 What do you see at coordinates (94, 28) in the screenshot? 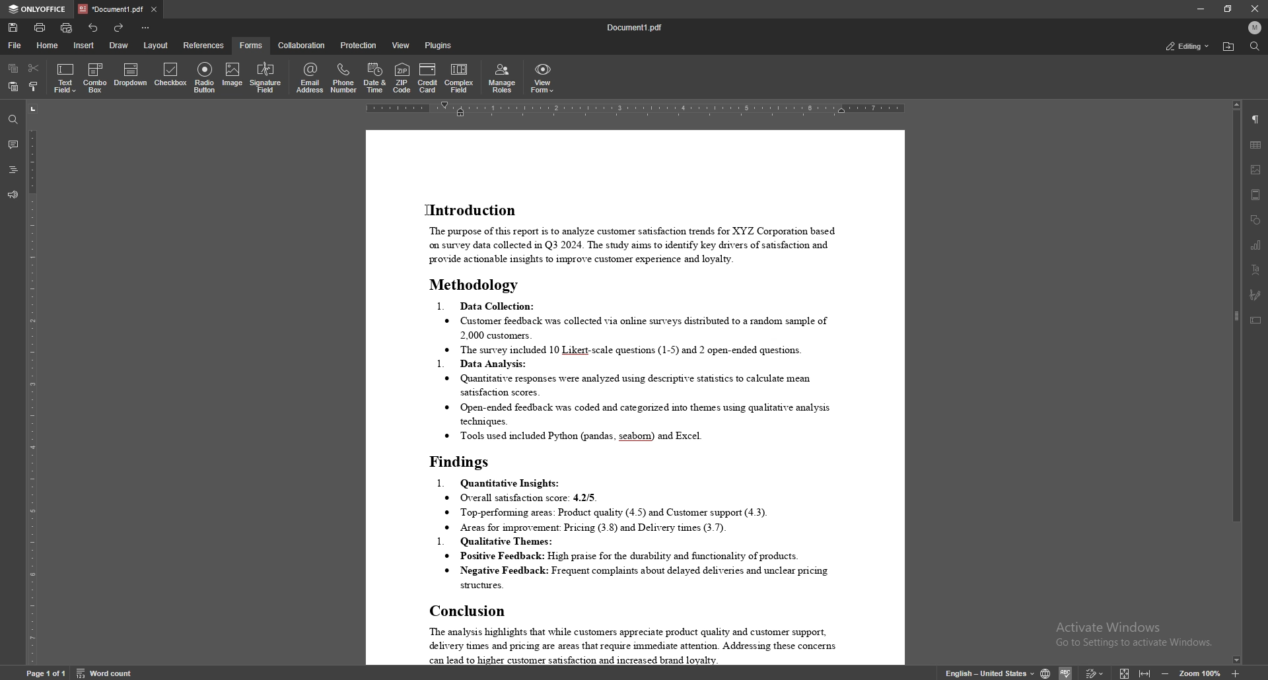
I see `undo` at bounding box center [94, 28].